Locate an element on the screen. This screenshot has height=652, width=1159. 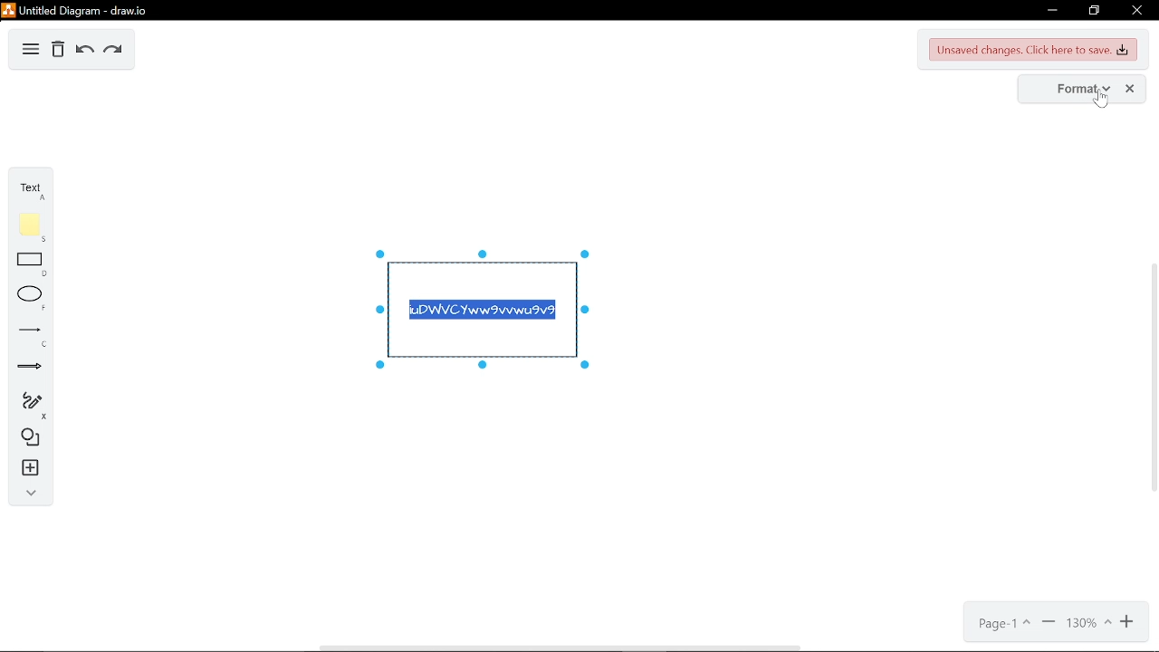
restore down is located at coordinates (1094, 12).